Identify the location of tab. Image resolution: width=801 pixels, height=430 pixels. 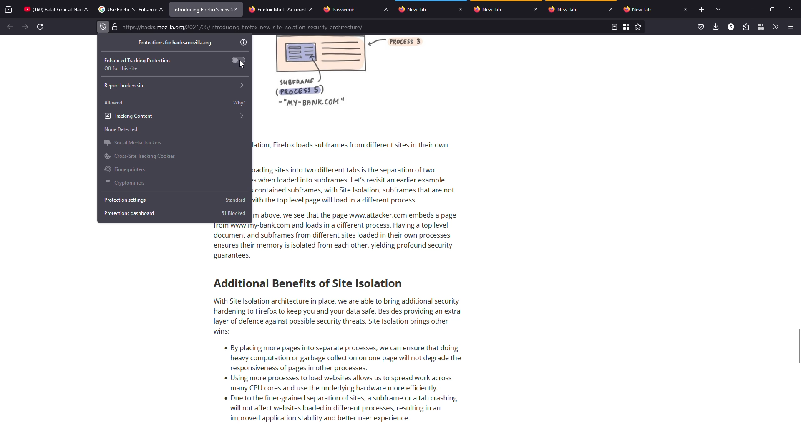
(493, 9).